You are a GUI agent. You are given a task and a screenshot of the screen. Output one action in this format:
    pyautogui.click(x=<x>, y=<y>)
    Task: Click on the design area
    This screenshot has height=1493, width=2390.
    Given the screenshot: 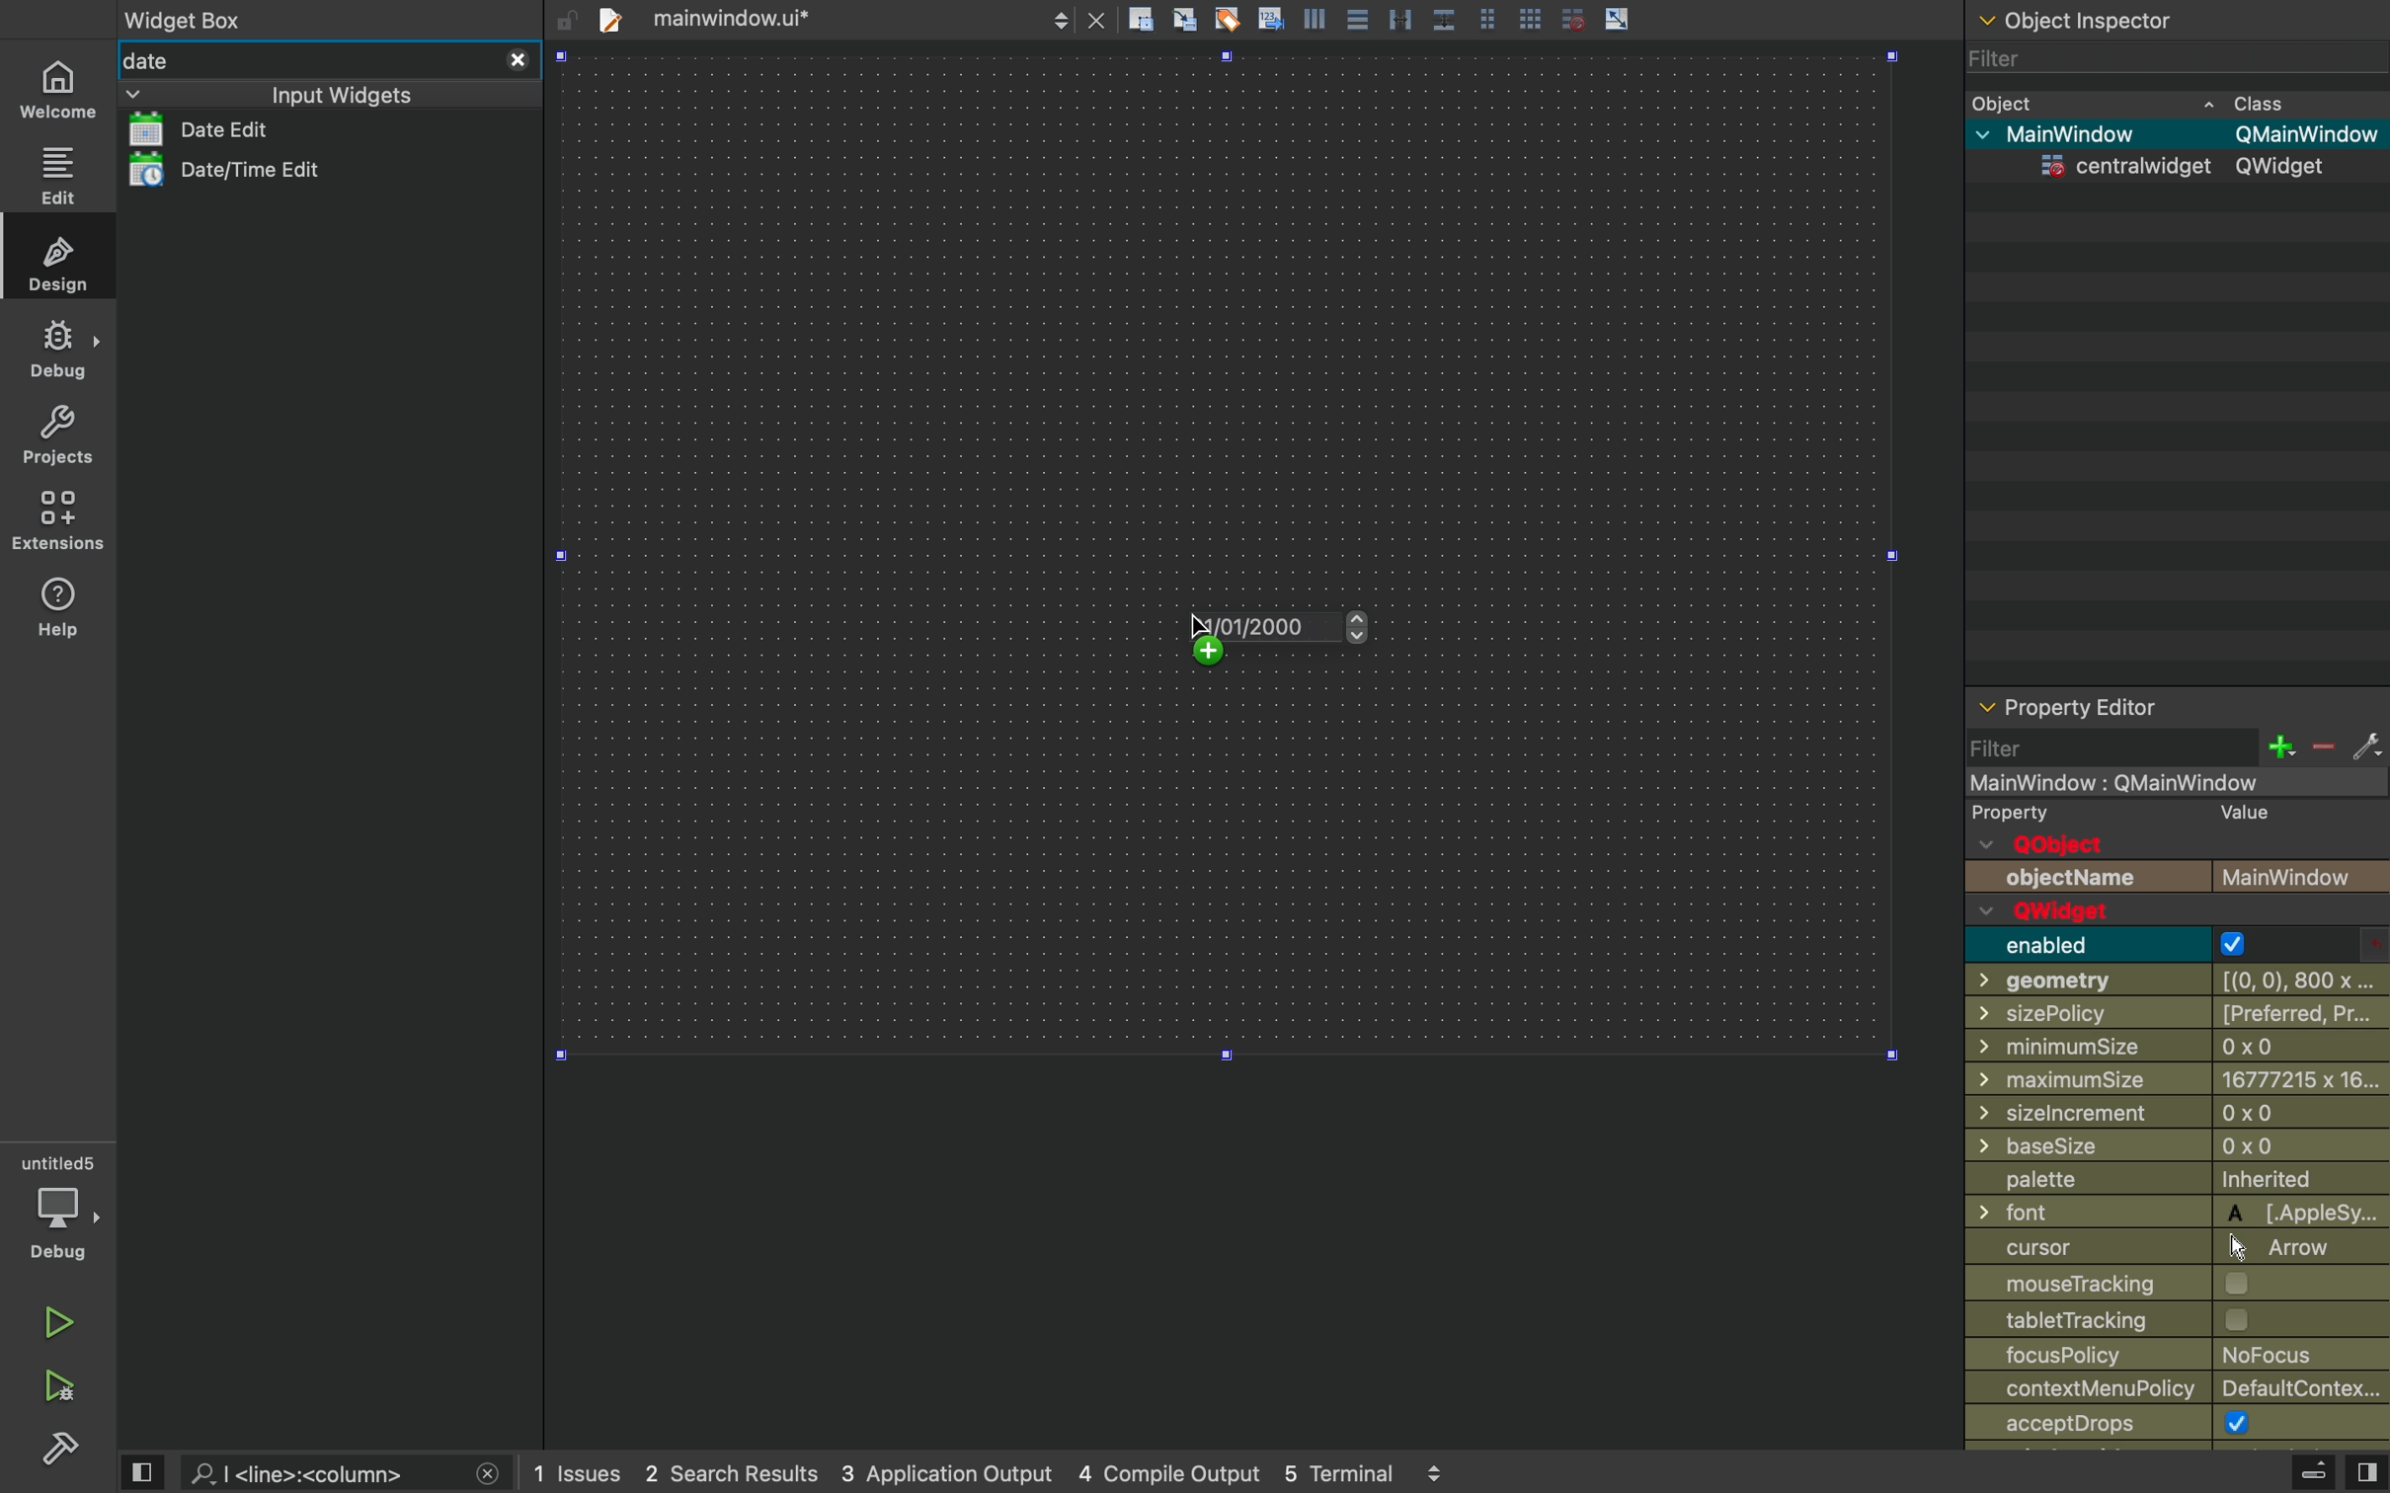 What is the action you would take?
    pyautogui.click(x=1225, y=553)
    